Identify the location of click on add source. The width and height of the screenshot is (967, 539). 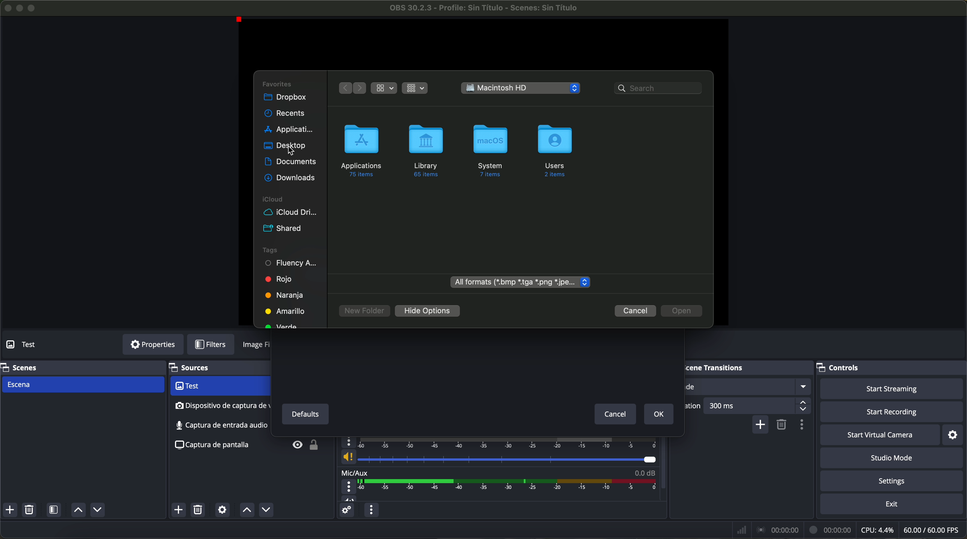
(181, 510).